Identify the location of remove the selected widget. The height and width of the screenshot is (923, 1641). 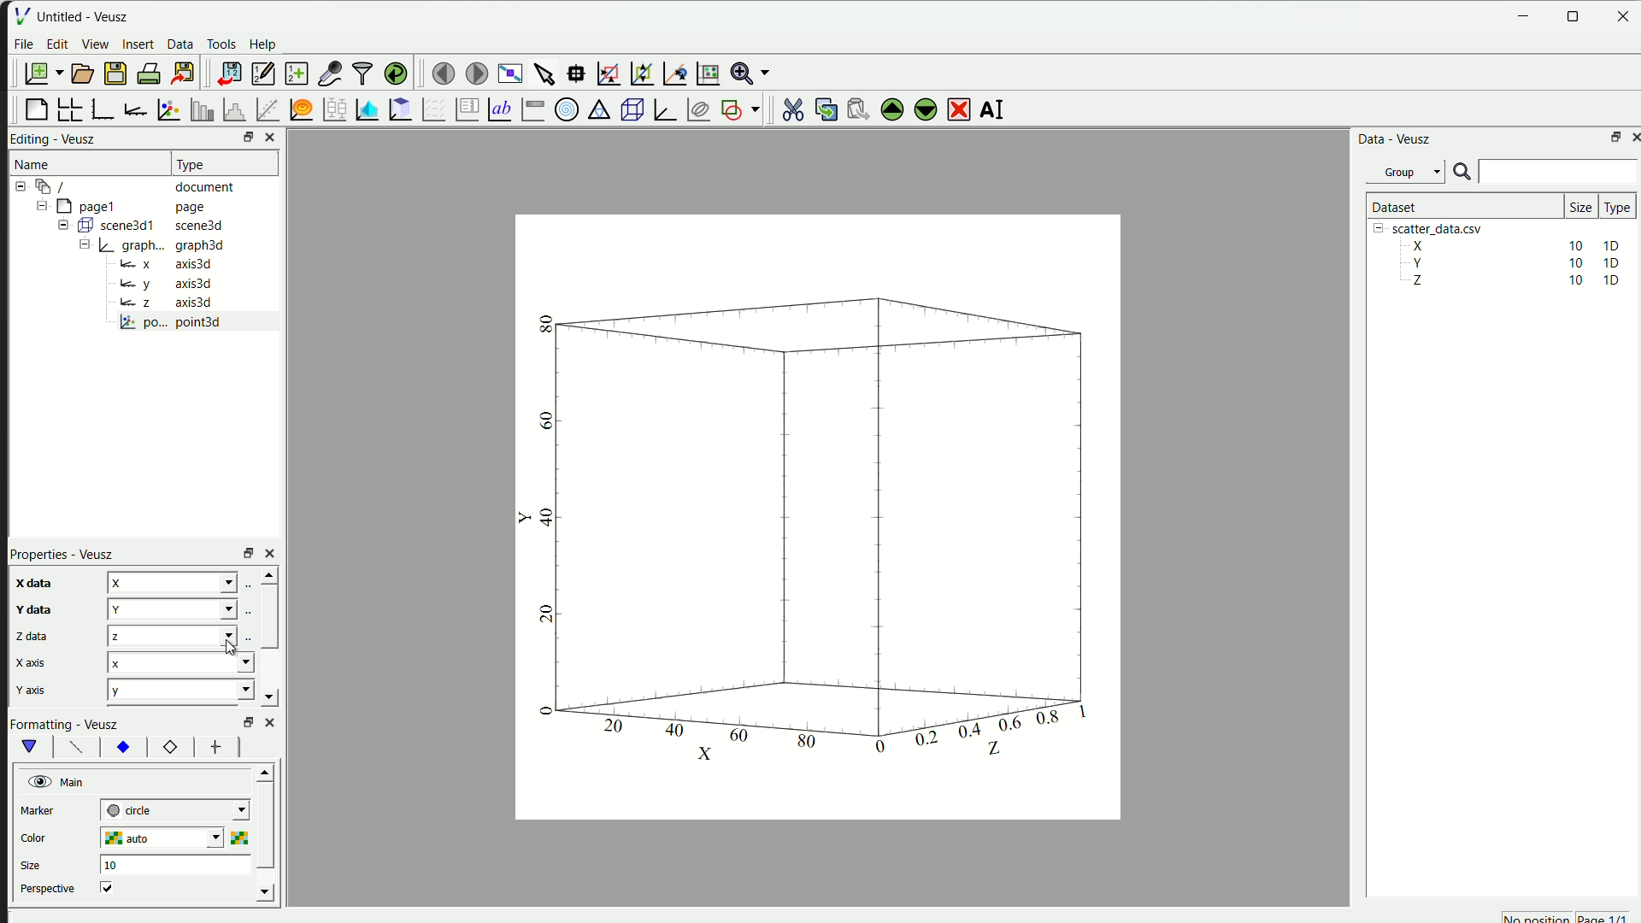
(956, 109).